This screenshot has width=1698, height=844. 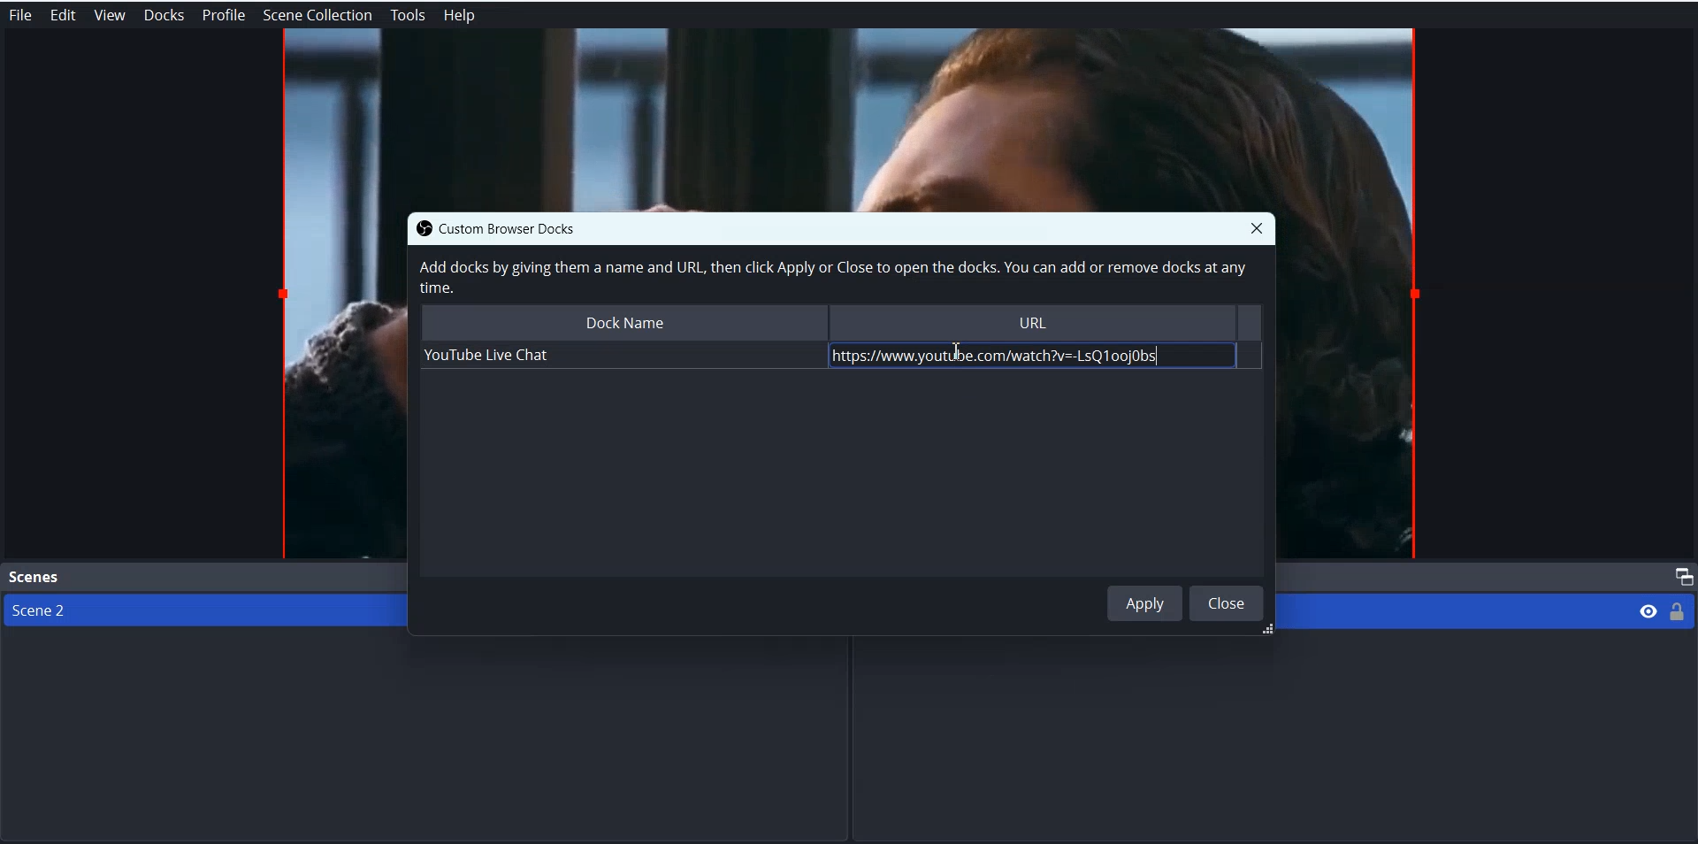 I want to click on Custom Browser Docks, so click(x=524, y=227).